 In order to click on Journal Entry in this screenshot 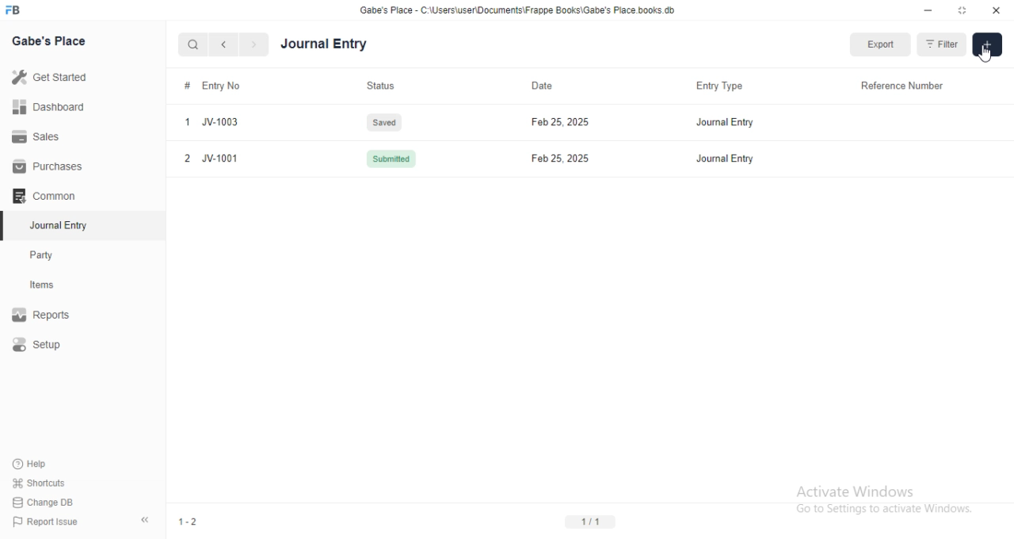, I will do `click(326, 44)`.